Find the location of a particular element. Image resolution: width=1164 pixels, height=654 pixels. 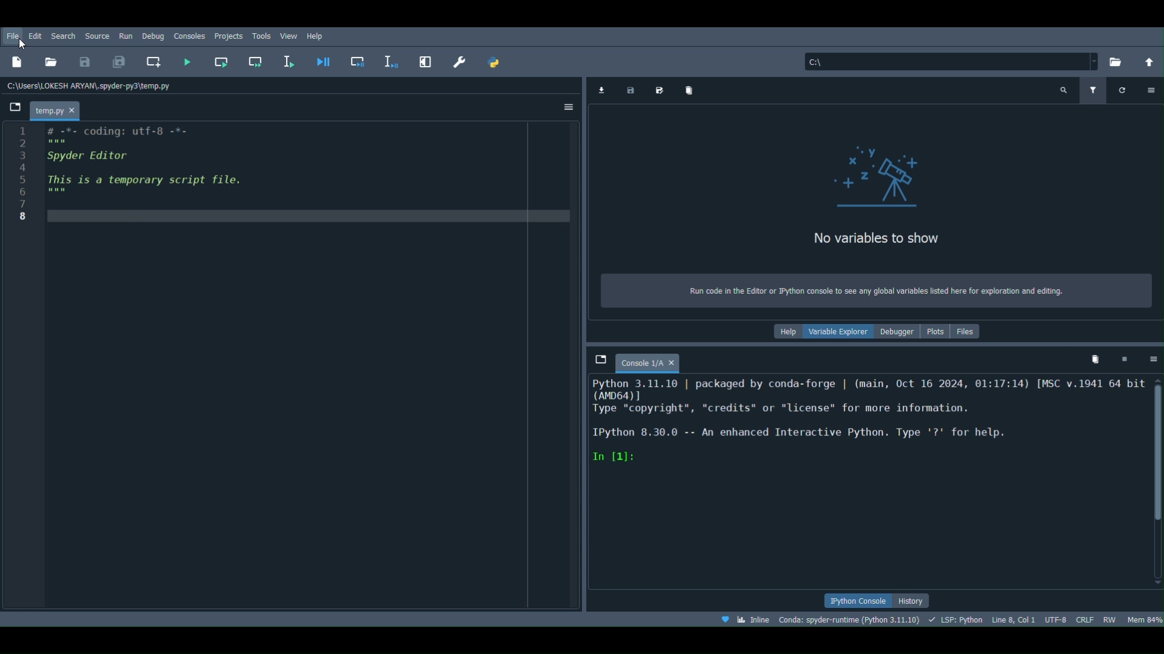

Source is located at coordinates (98, 35).